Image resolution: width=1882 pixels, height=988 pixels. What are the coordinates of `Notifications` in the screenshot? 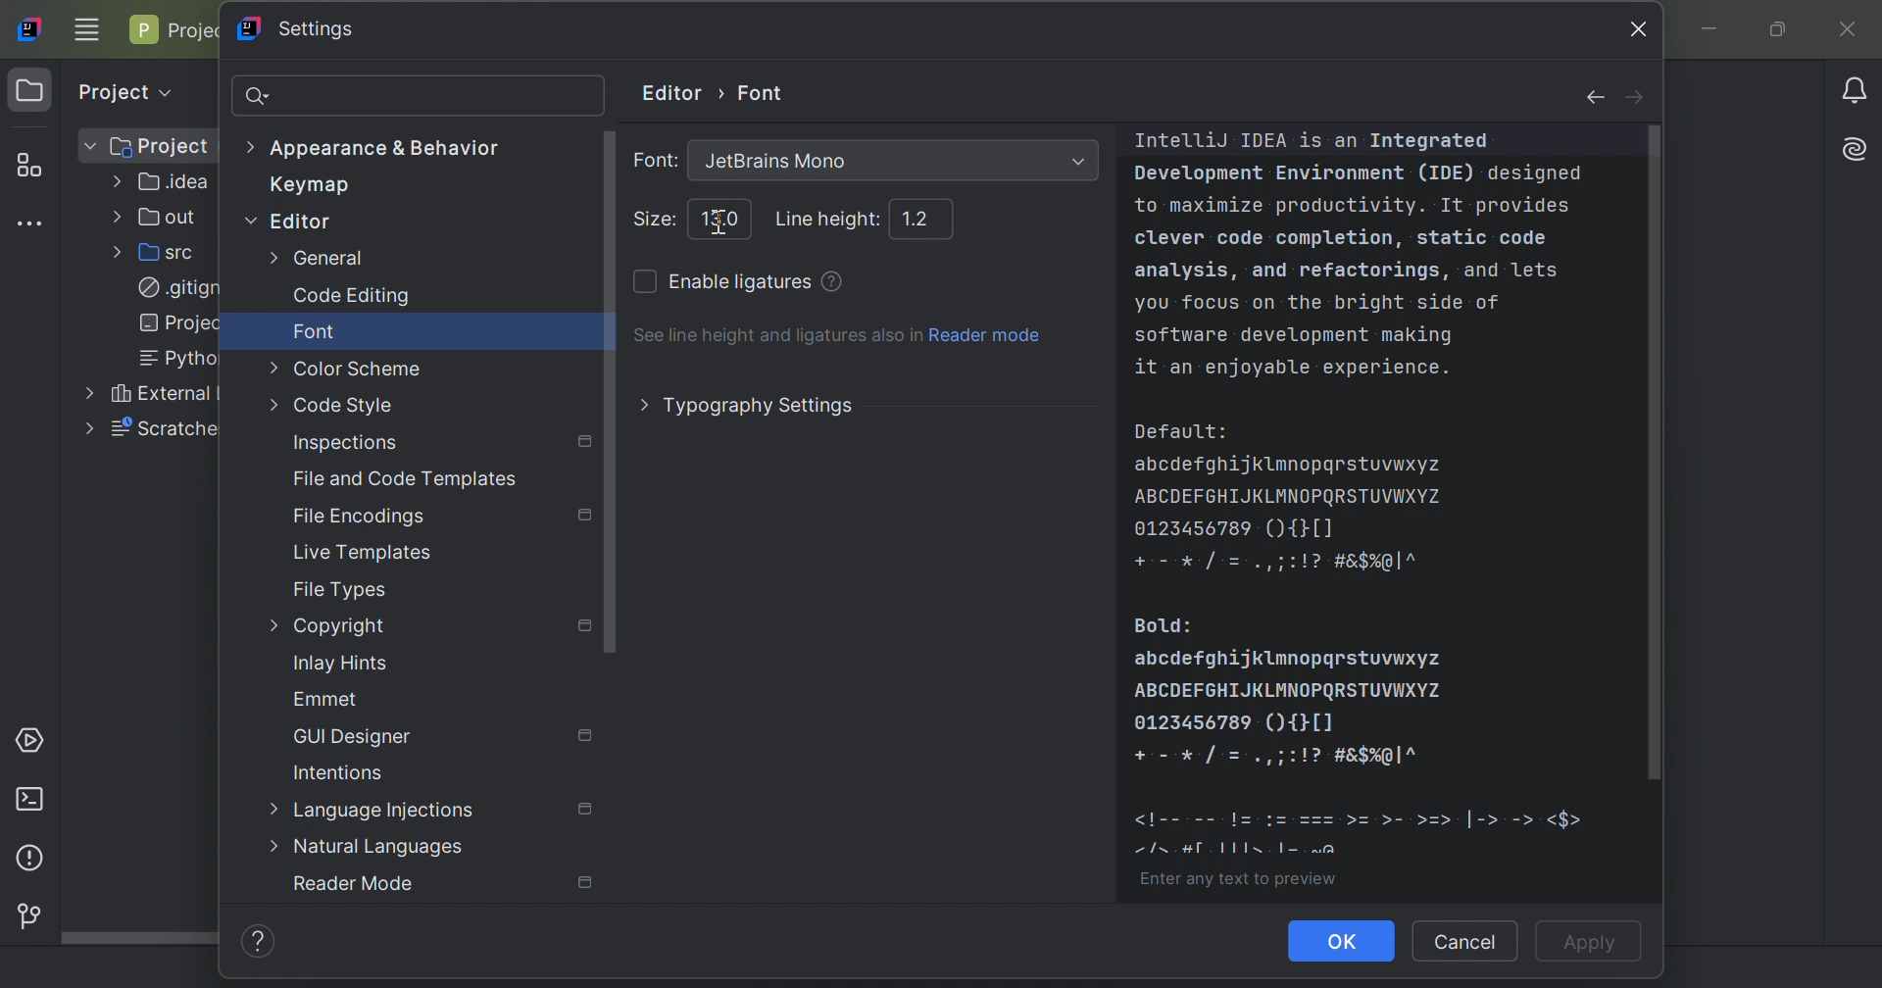 It's located at (1857, 89).